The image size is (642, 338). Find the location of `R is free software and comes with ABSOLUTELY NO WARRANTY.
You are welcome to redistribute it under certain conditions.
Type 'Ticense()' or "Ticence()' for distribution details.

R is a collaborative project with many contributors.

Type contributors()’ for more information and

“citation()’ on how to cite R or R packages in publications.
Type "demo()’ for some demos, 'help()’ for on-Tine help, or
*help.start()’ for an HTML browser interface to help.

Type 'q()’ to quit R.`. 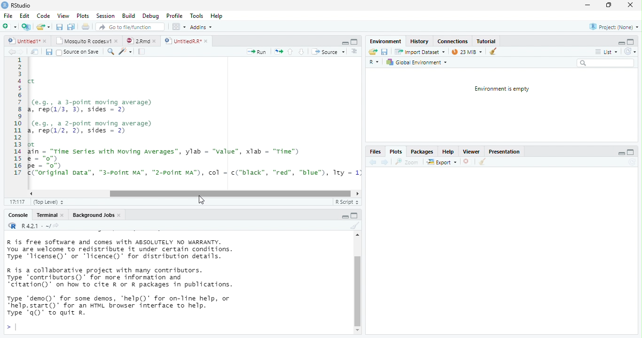

R is free software and comes with ABSOLUTELY NO WARRANTY.
You are welcome to redistribute it under certain conditions.
Type 'Ticense()' or "Ticence()' for distribution details.

R is a collaborative project with many contributors.

Type contributors()’ for more information and

“citation()’ on how to cite R or R packages in publications.
Type "demo()’ for some demos, 'help()’ for on-Tine help, or
*help.start()’ for an HTML browser interface to help.

Type 'q()’ to quit R. is located at coordinates (160, 277).